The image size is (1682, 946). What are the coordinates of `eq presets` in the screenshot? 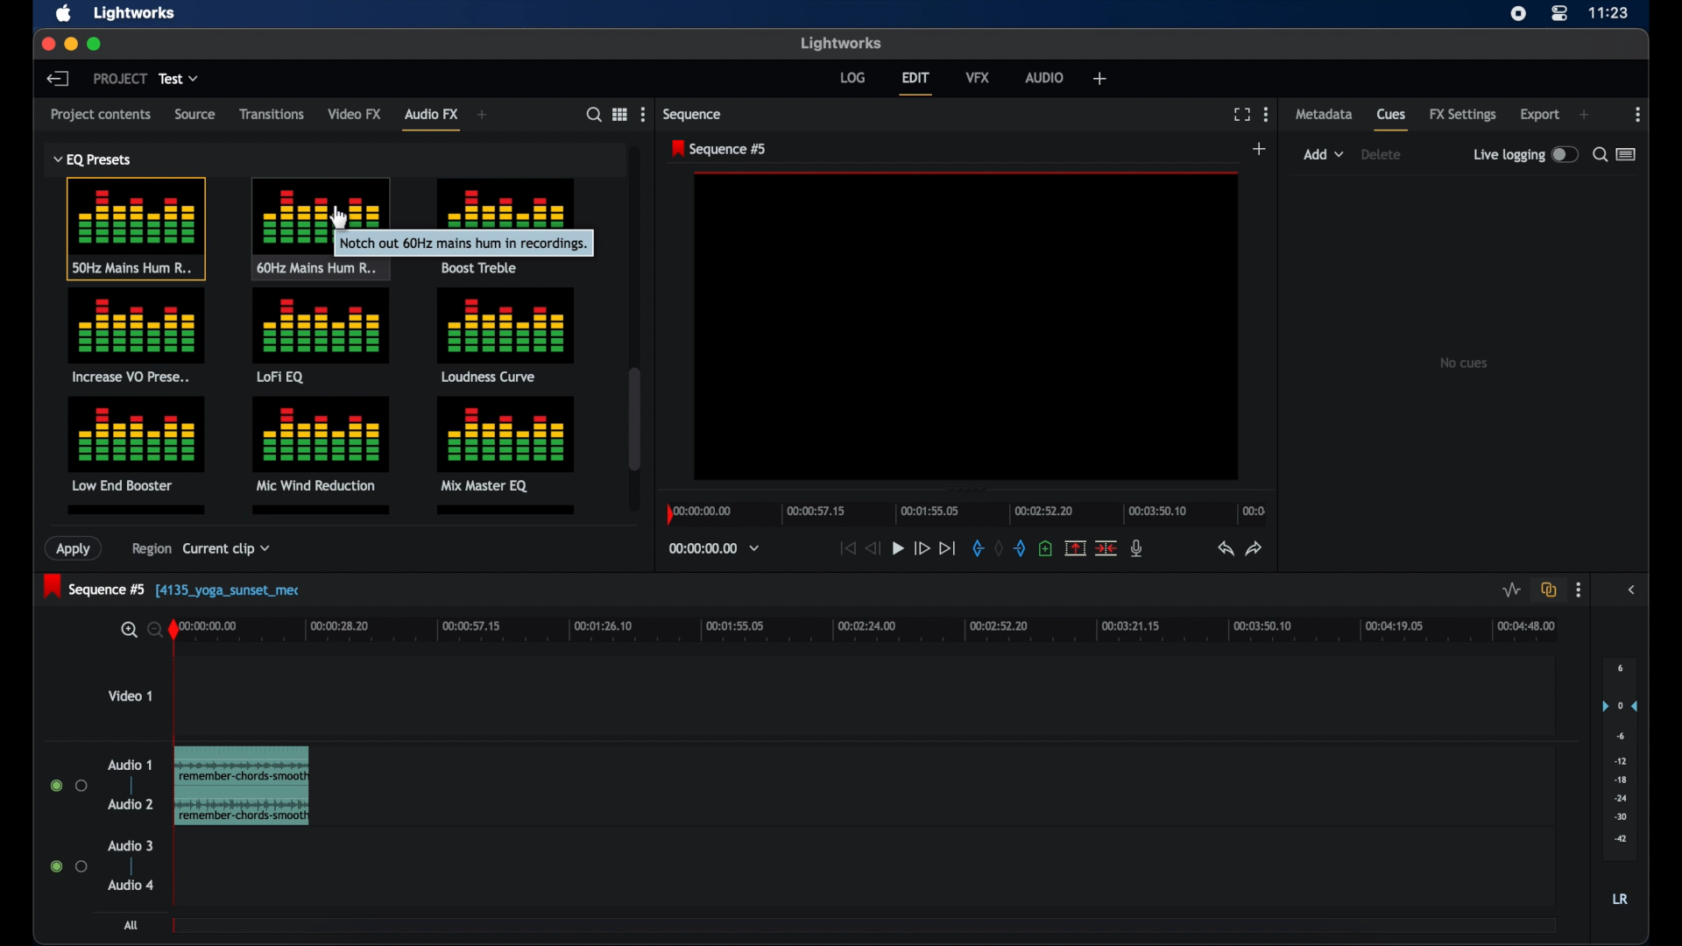 It's located at (94, 159).